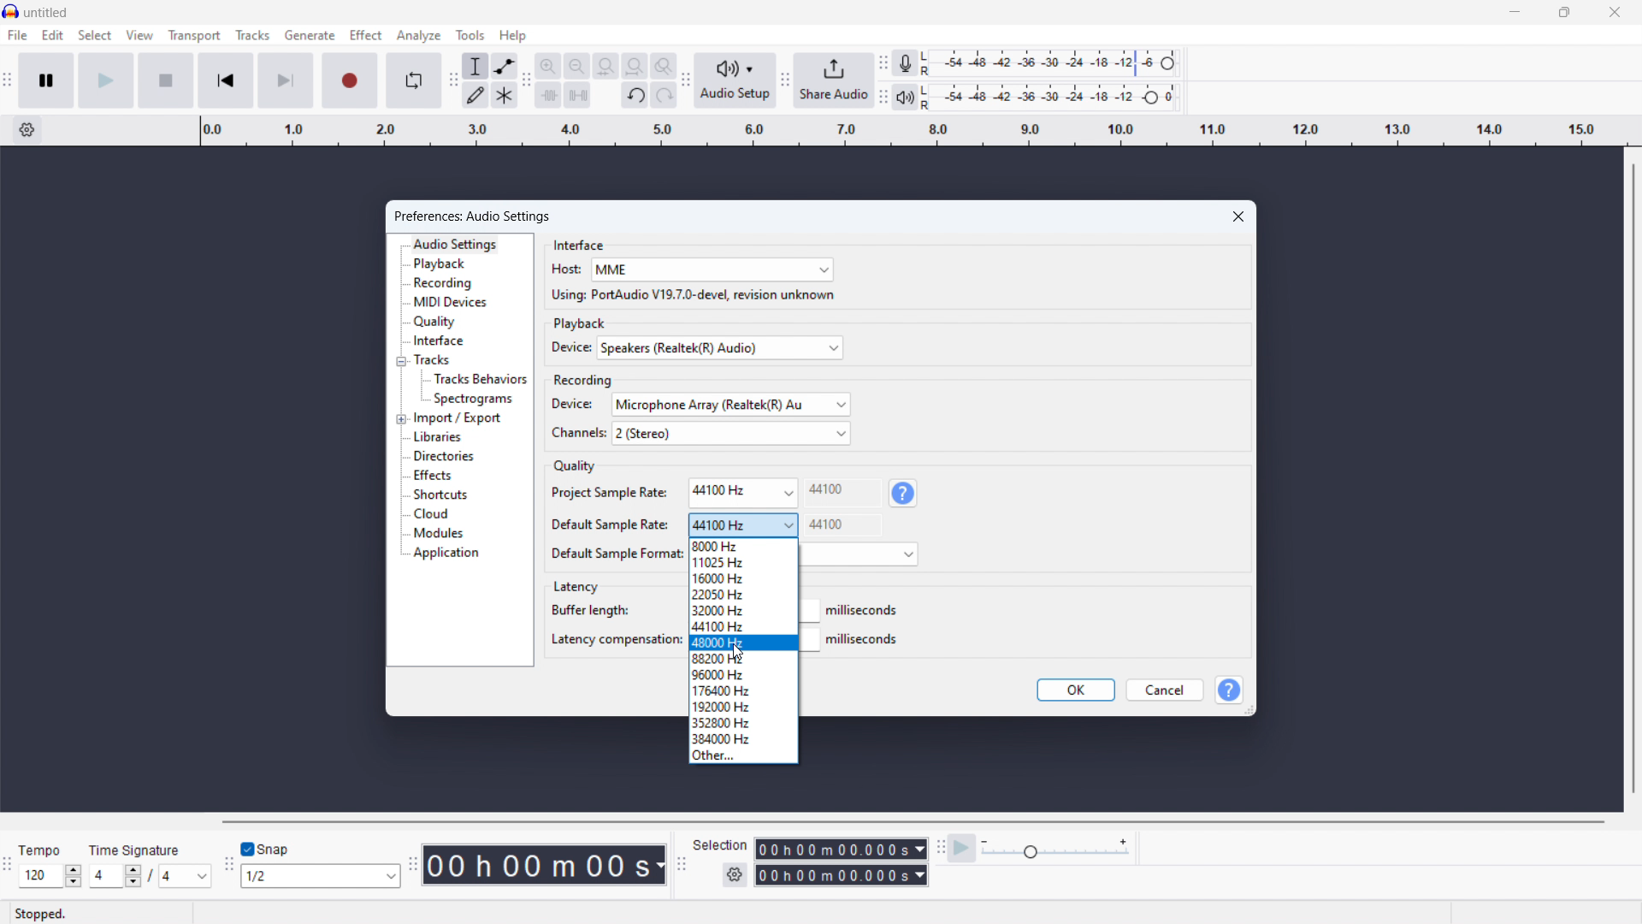  I want to click on spectograms, so click(475, 400).